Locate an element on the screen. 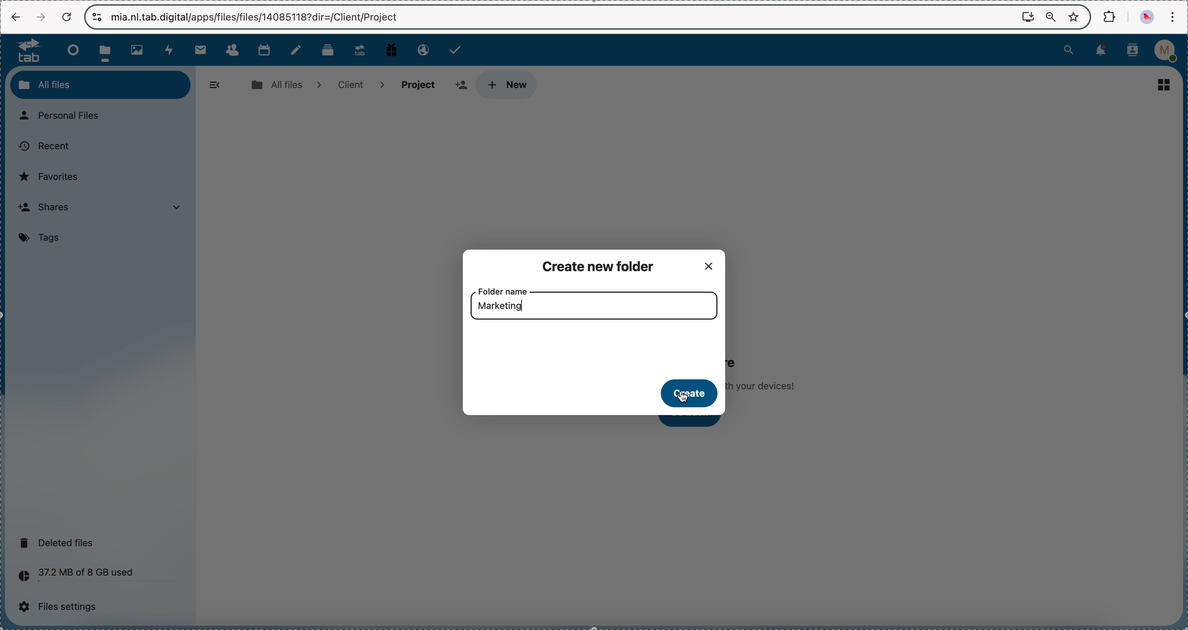  search is located at coordinates (1069, 49).